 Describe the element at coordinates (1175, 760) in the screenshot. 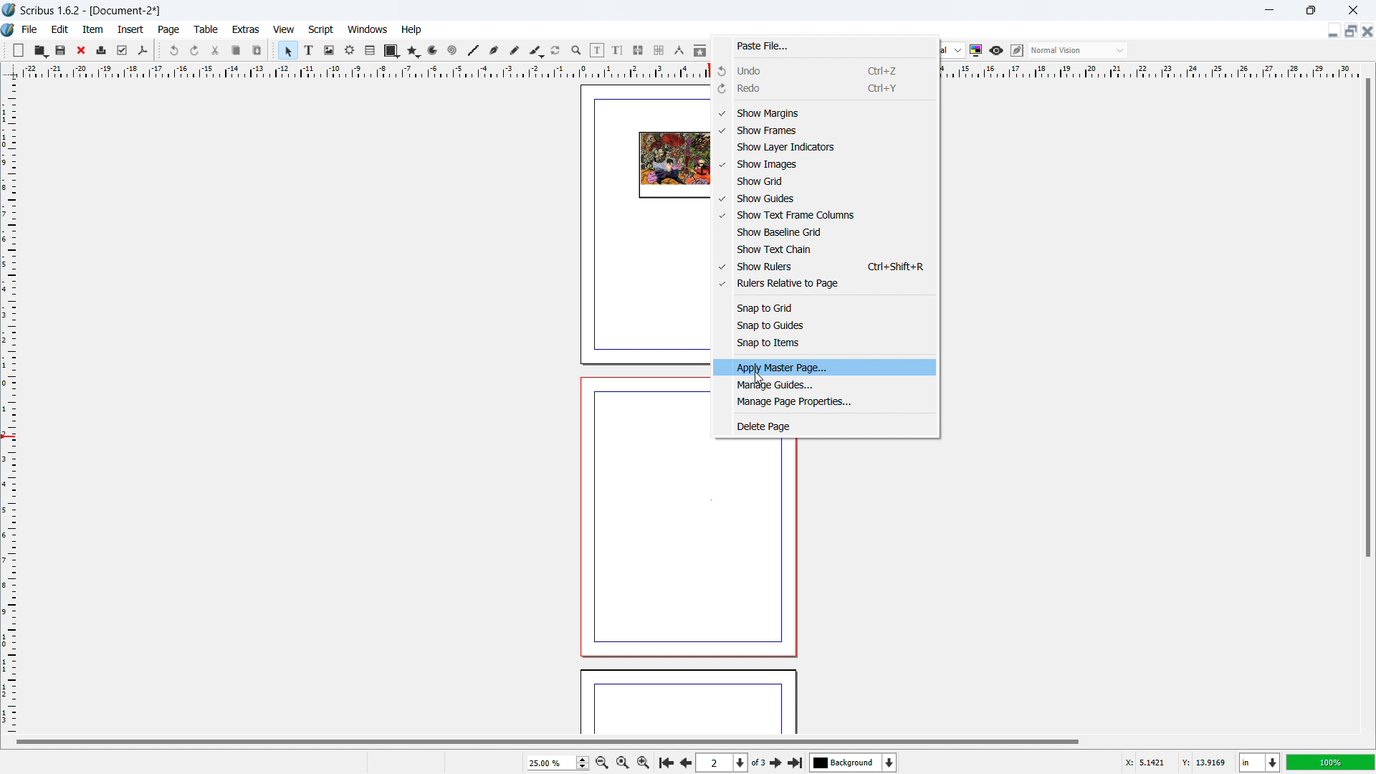

I see `cursor coordinate` at that location.